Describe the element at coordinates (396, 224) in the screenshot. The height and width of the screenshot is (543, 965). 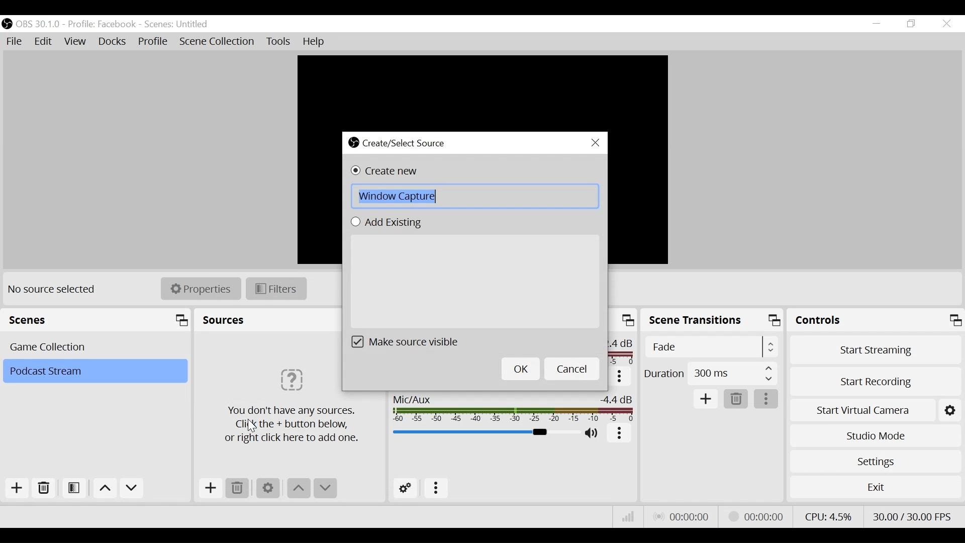
I see `(un)select Add Existing` at that location.